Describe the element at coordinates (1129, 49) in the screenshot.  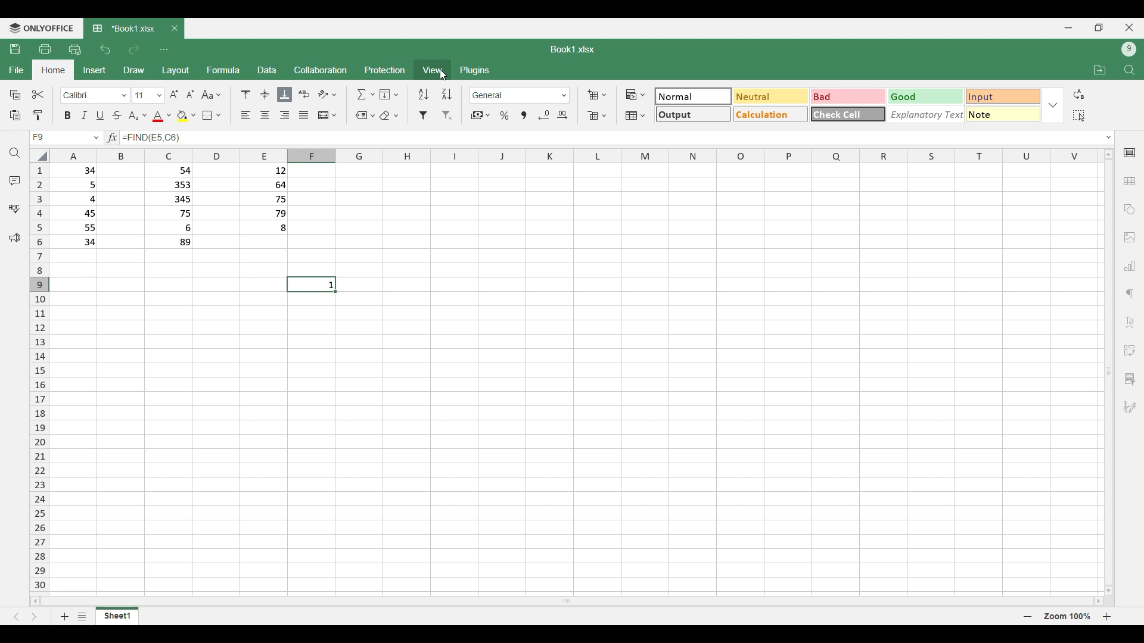
I see `Current account` at that location.